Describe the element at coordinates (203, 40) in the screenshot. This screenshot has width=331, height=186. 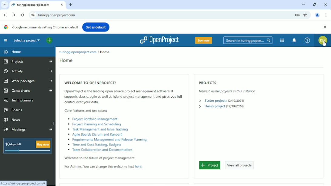
I see `Buy now` at that location.